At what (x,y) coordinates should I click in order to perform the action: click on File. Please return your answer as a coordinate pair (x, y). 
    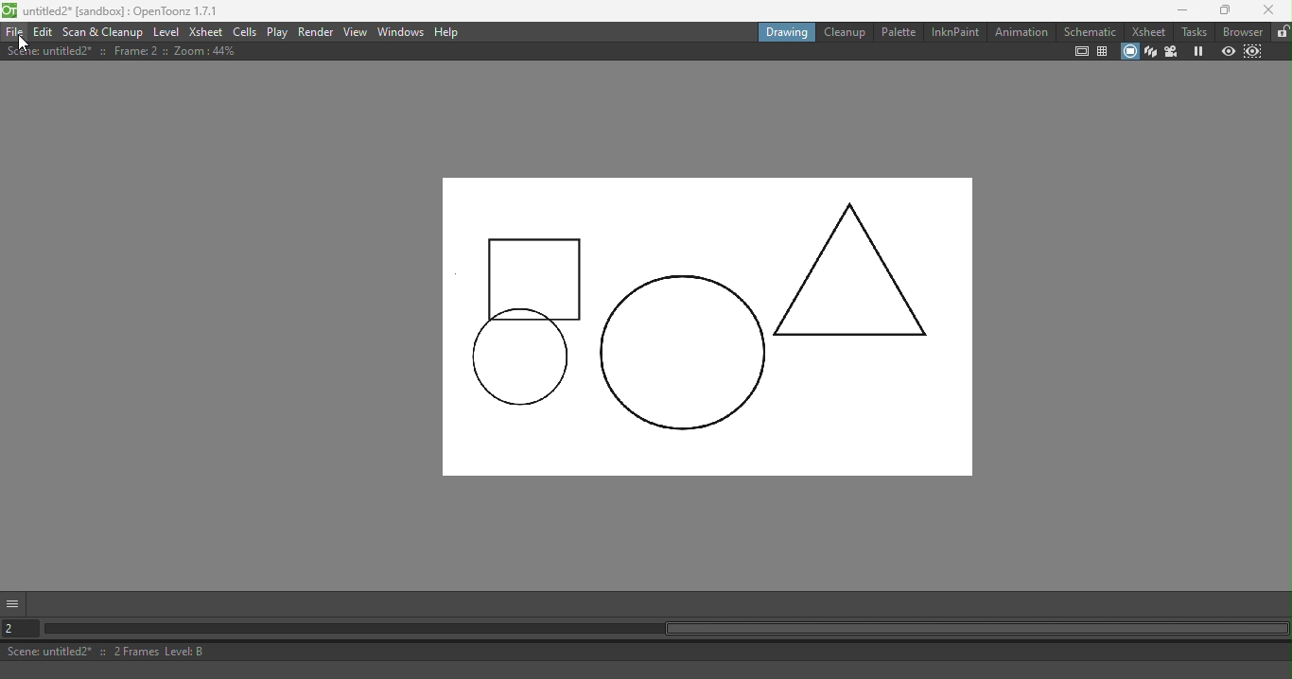
    Looking at the image, I should click on (14, 31).